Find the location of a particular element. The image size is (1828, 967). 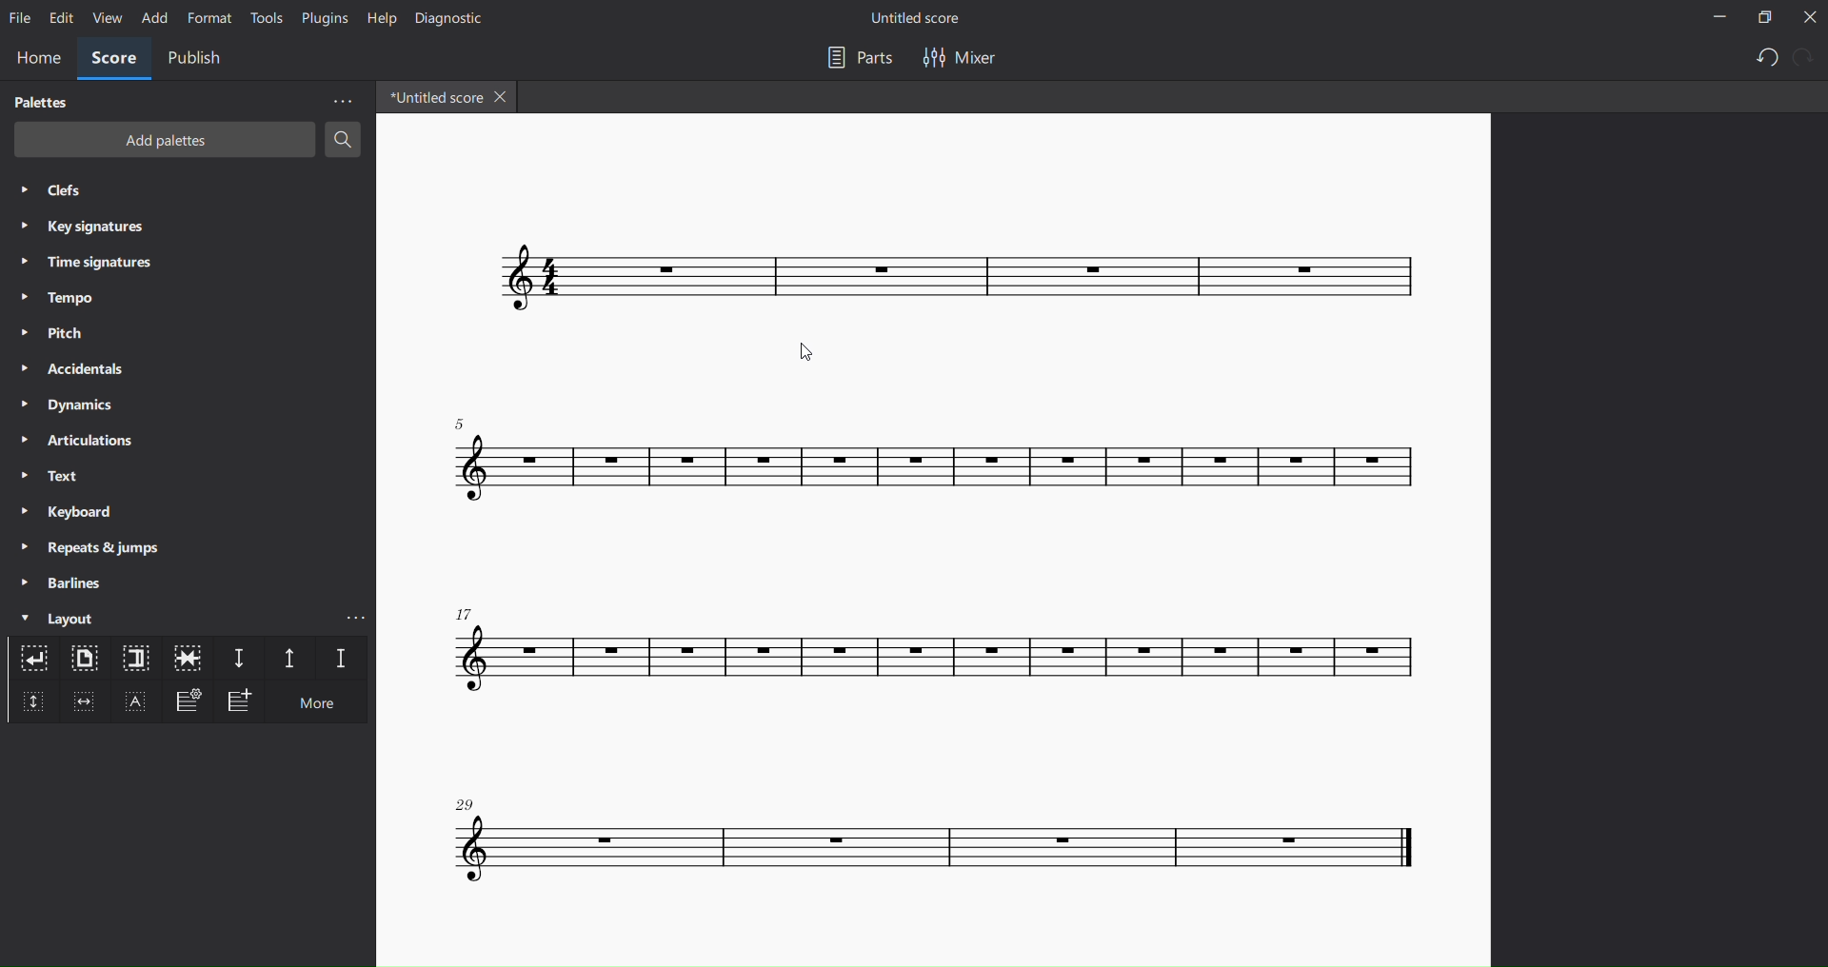

undo is located at coordinates (1759, 59).